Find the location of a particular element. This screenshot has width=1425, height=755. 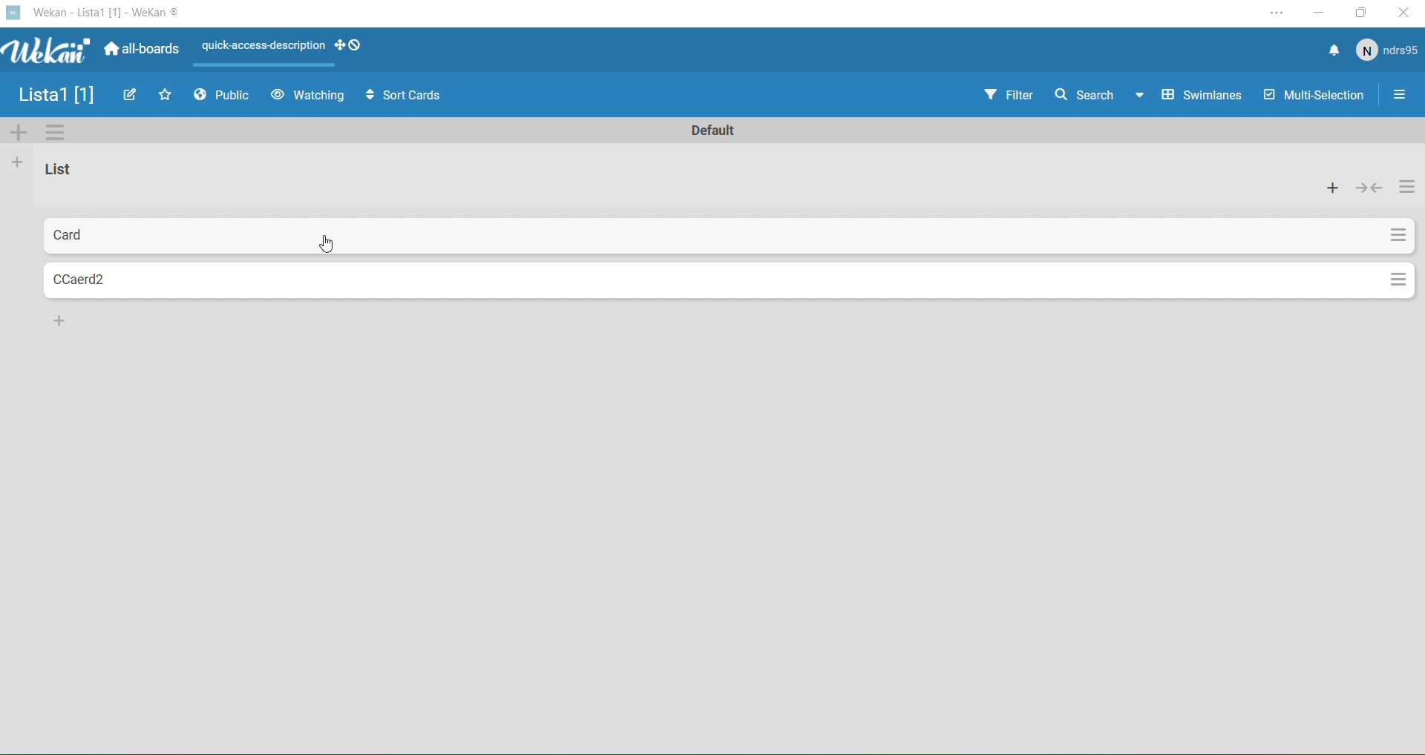

Add is located at coordinates (19, 167).